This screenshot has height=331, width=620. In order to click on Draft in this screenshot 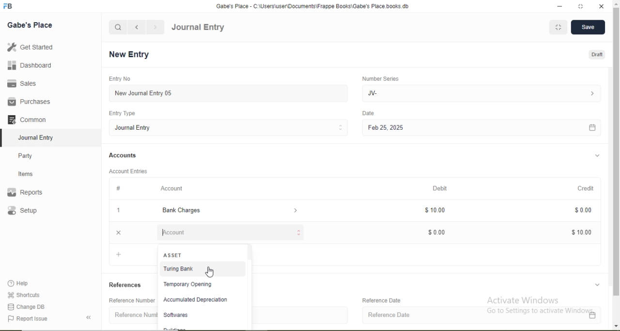, I will do `click(598, 56)`.